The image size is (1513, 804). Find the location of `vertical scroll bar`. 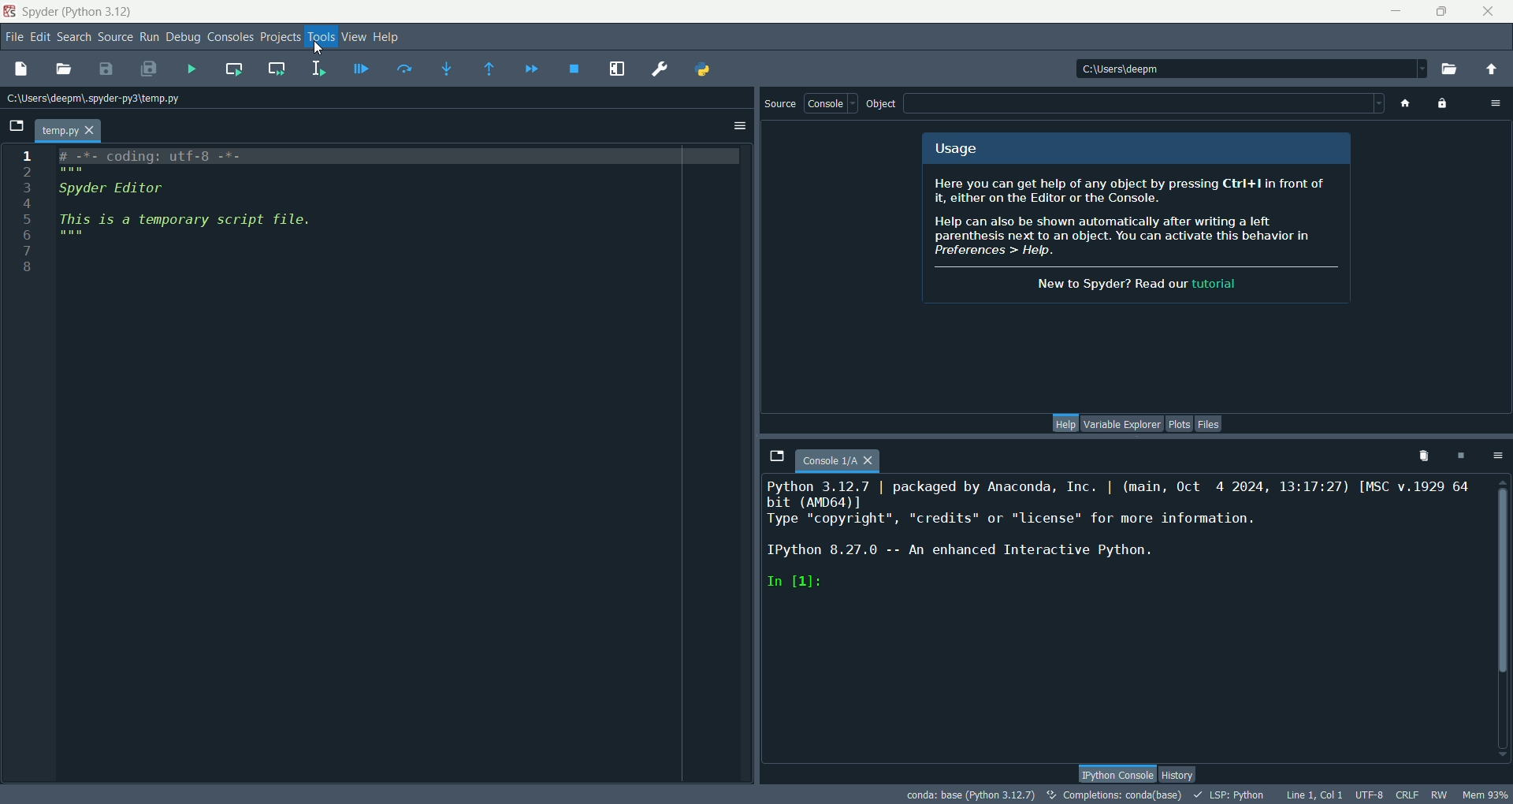

vertical scroll bar is located at coordinates (1502, 619).